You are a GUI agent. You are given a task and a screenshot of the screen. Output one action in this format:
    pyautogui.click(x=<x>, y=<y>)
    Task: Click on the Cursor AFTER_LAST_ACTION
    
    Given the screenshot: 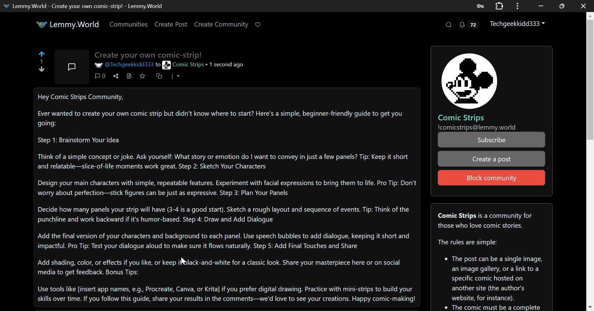 What is the action you would take?
    pyautogui.click(x=183, y=261)
    